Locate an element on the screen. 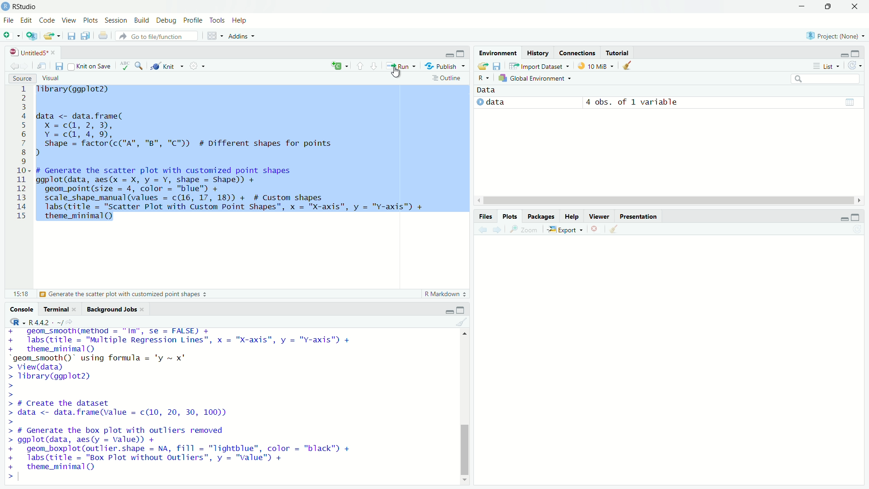  Zoom is located at coordinates (523, 230).